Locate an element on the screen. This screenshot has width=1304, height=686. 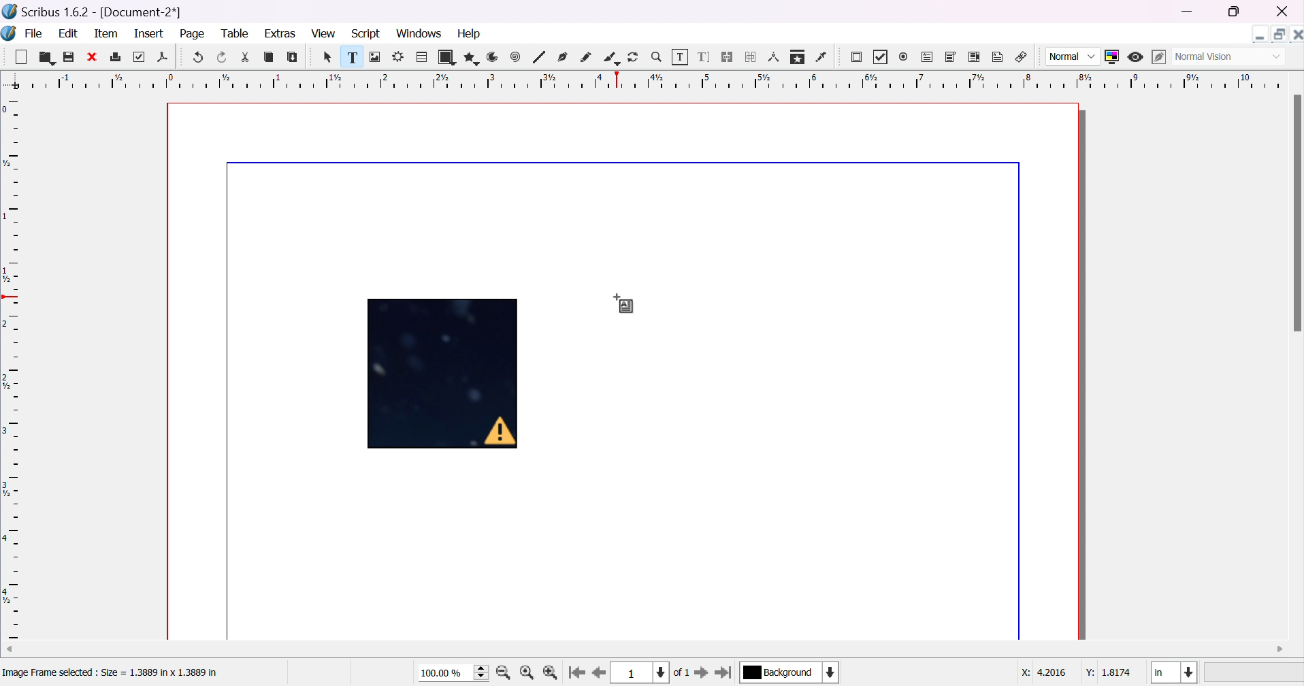
Image Frame selected : Size = 1.3889 in x 1.3889 in is located at coordinates (115, 673).